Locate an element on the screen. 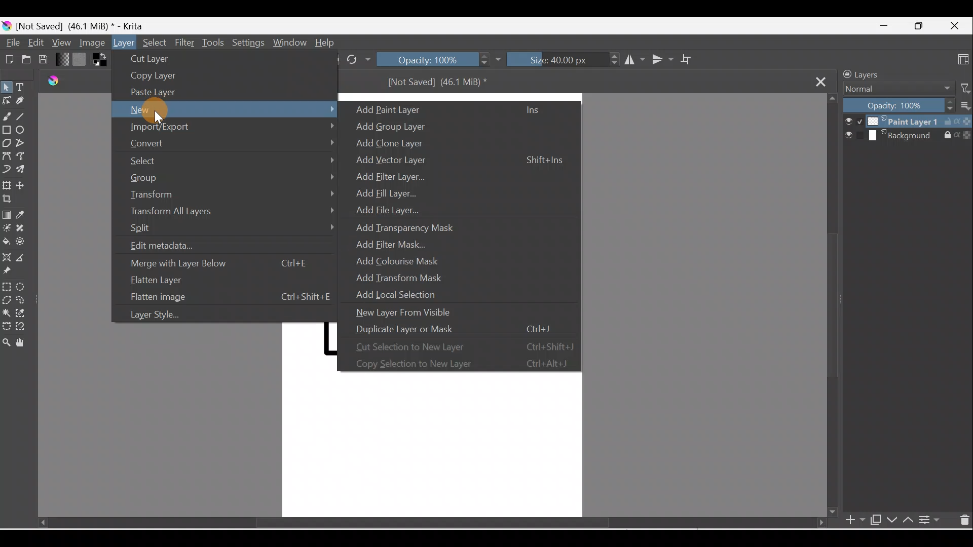 Image resolution: width=973 pixels, height=547 pixels. Polyline tool is located at coordinates (25, 144).